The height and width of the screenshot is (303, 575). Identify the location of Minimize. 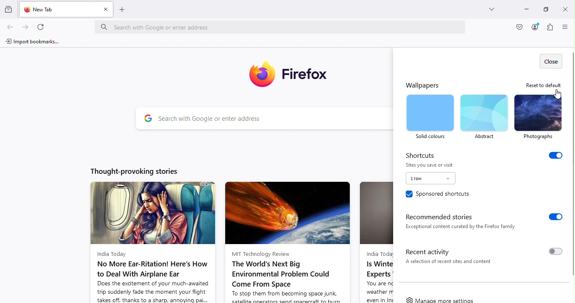
(527, 9).